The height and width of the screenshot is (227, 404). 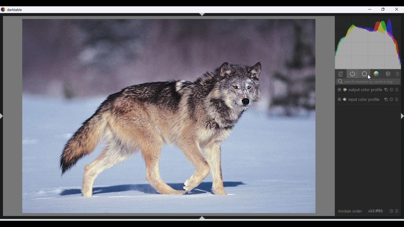 I want to click on Quick access, so click(x=340, y=73).